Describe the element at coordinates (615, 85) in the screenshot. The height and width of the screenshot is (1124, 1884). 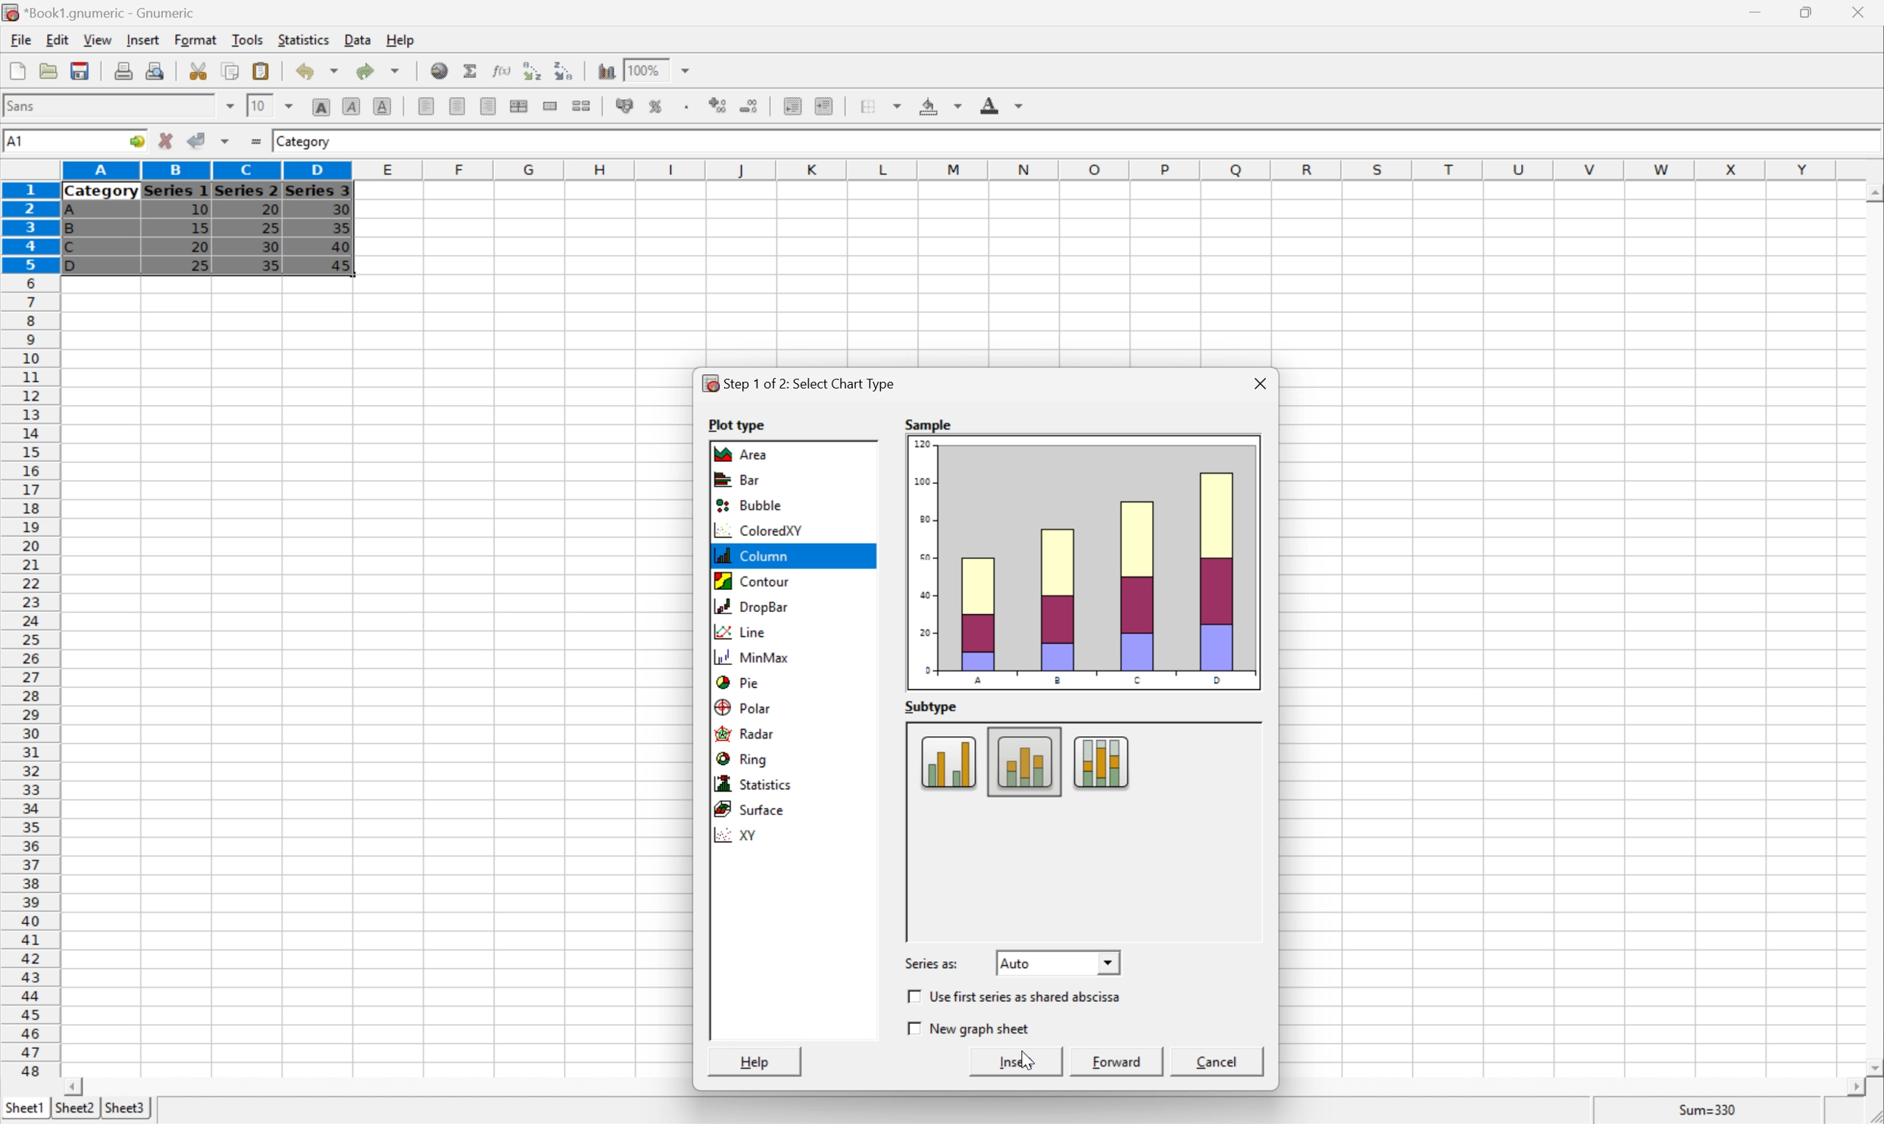
I see `Cursor` at that location.